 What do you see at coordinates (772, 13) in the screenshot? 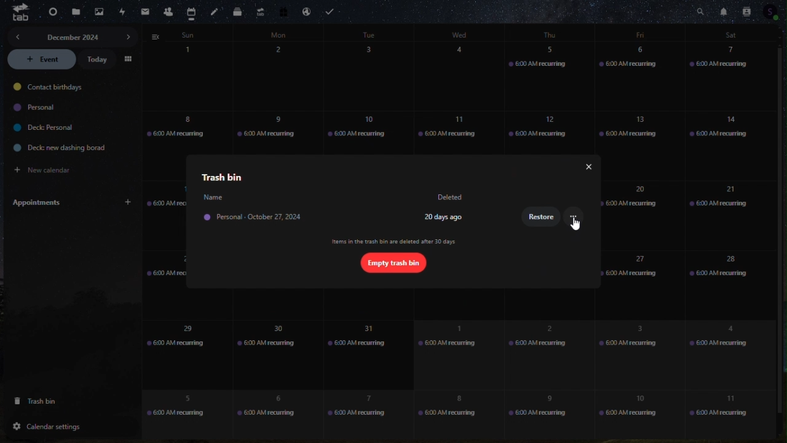
I see `Account icon contacts` at bounding box center [772, 13].